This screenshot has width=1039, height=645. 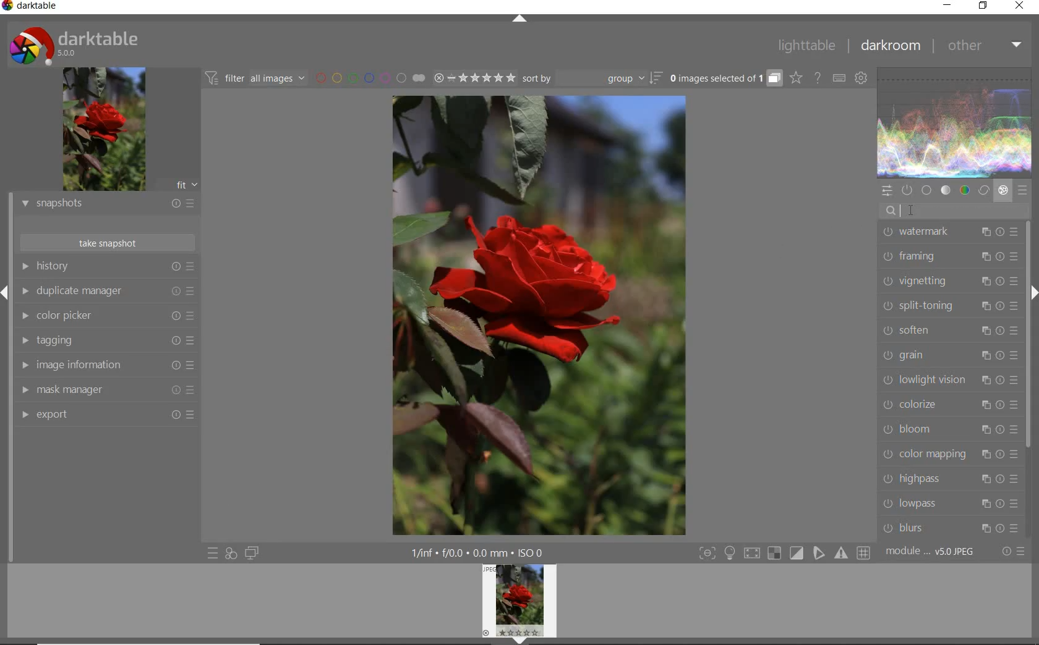 I want to click on search modules by name, so click(x=957, y=210).